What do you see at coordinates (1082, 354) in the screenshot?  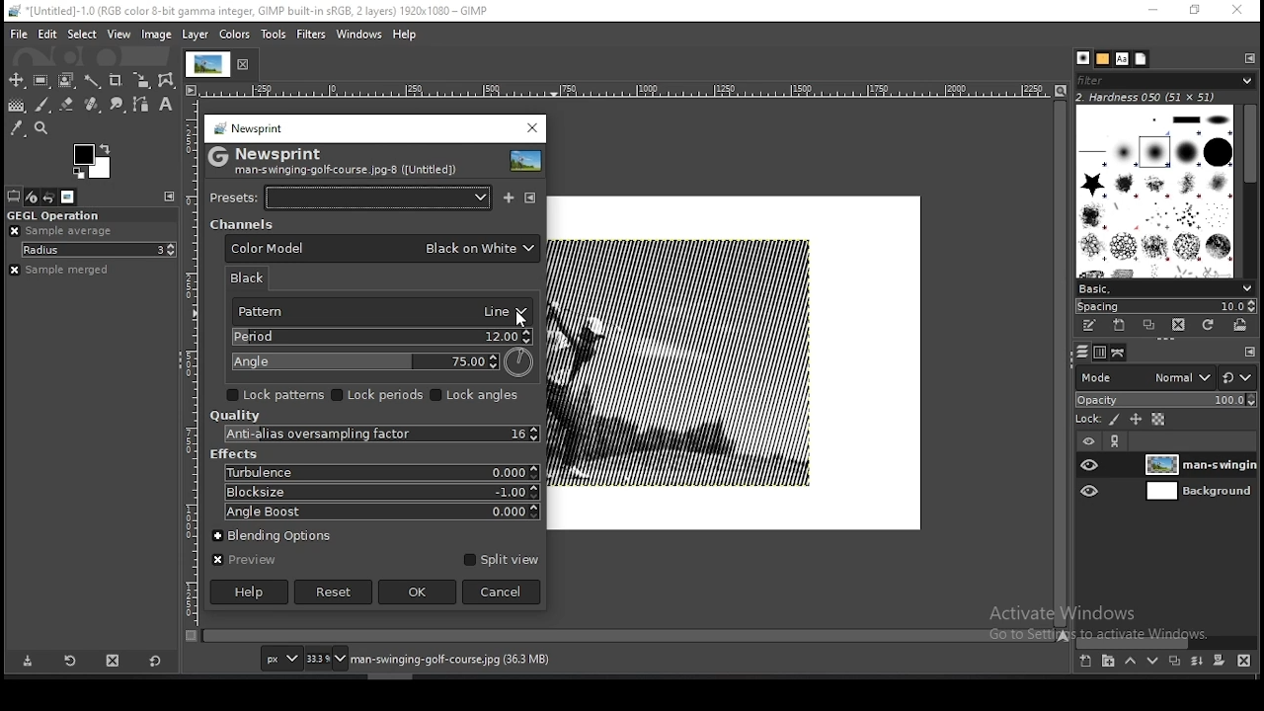 I see `layers` at bounding box center [1082, 354].